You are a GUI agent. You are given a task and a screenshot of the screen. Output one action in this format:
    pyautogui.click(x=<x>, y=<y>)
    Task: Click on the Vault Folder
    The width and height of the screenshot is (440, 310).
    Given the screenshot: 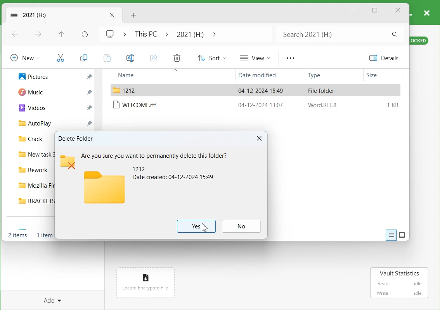 What is the action you would take?
    pyautogui.click(x=50, y=15)
    